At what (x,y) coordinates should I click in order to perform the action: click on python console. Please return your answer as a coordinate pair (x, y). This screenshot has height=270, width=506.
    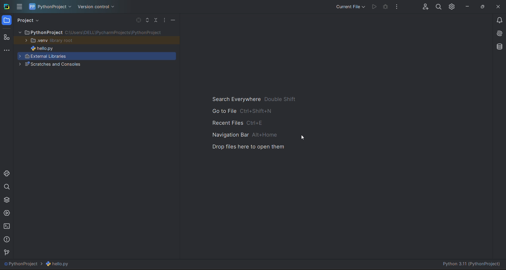
    Looking at the image, I should click on (7, 173).